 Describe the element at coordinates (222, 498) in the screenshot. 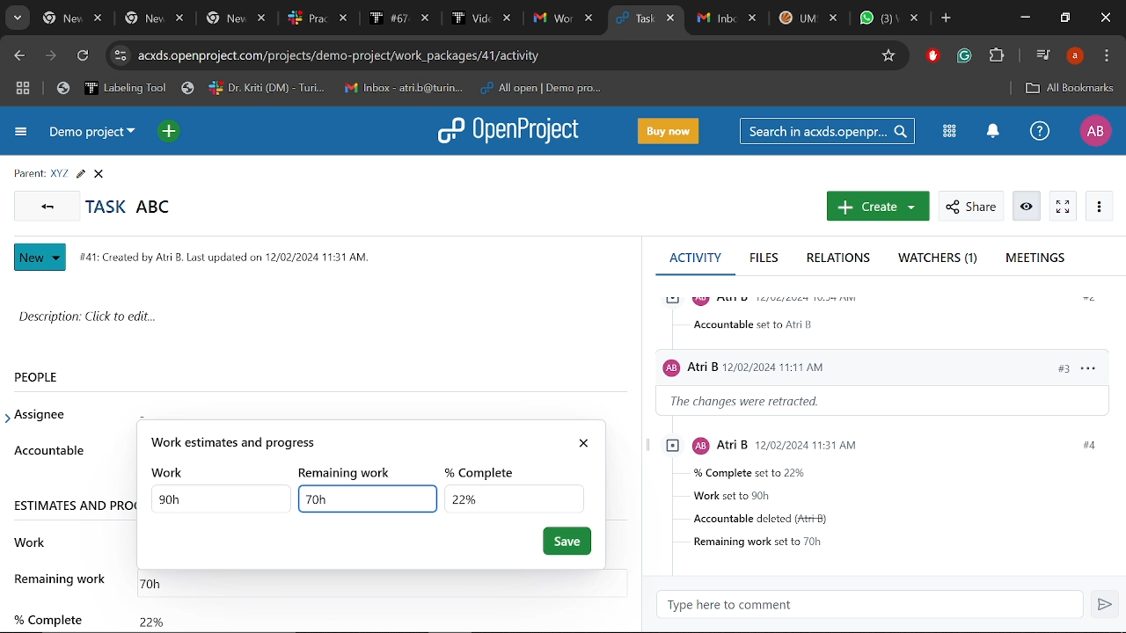

I see `TOtal work` at that location.